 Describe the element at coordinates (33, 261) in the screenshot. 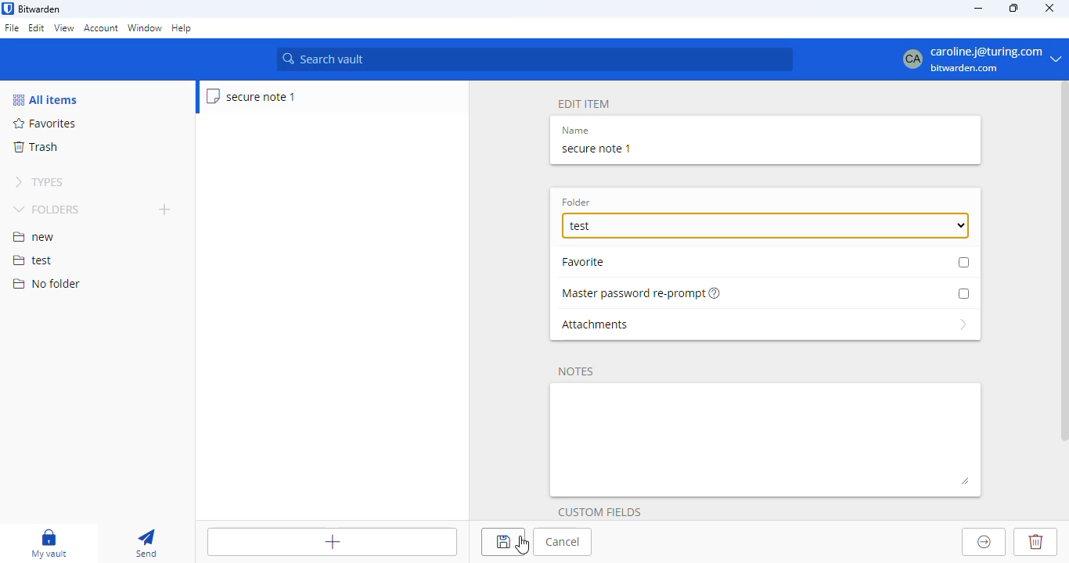

I see `test` at that location.